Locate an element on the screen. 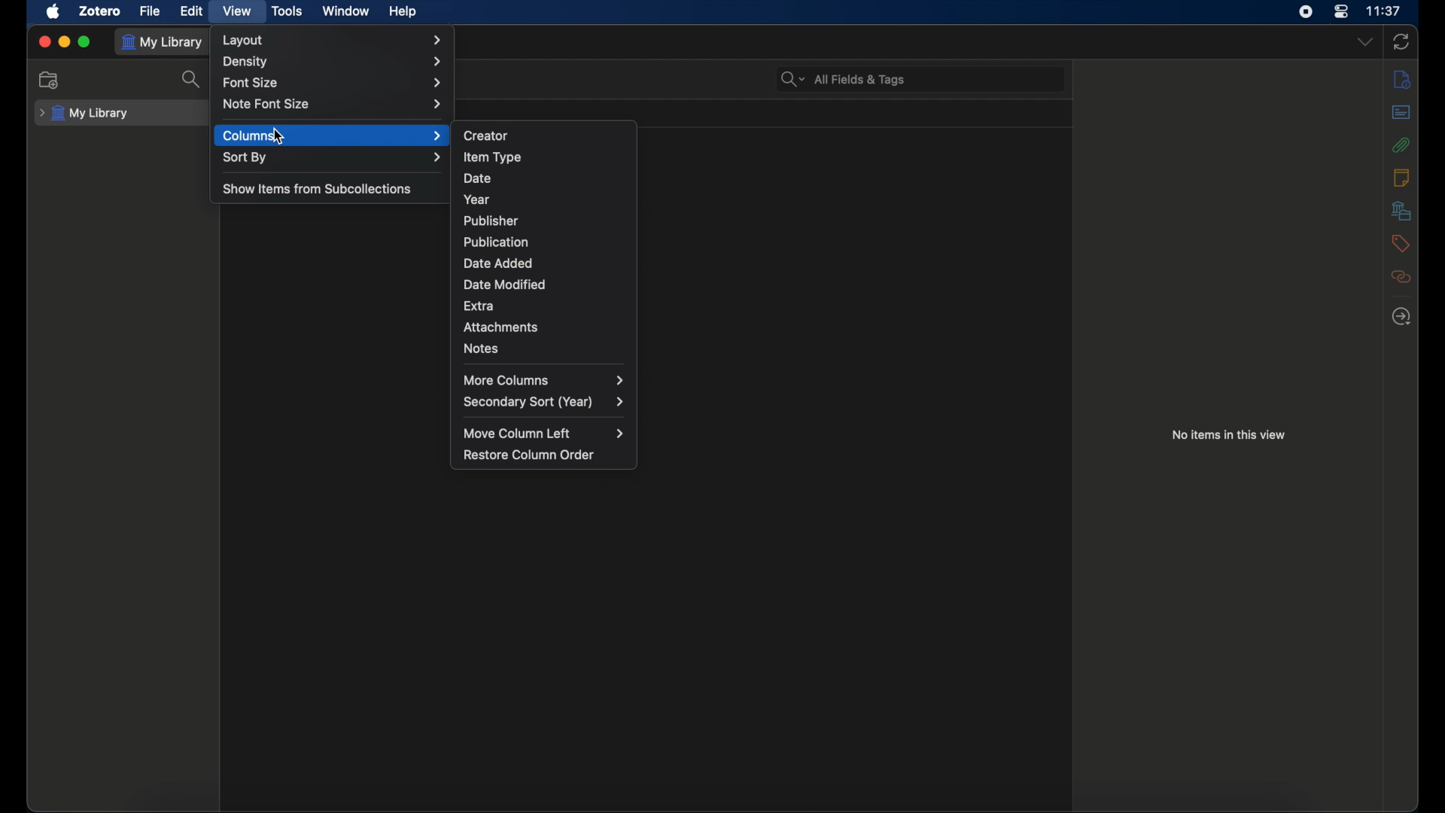 The width and height of the screenshot is (1445, 813). info is located at coordinates (1401, 78).